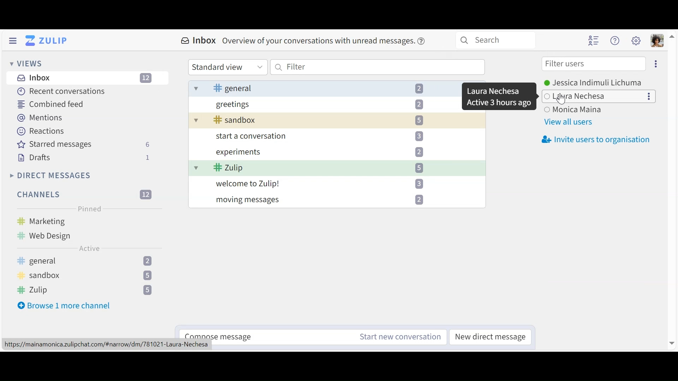 This screenshot has width=678, height=381. What do you see at coordinates (50, 235) in the screenshot?
I see `web design` at bounding box center [50, 235].